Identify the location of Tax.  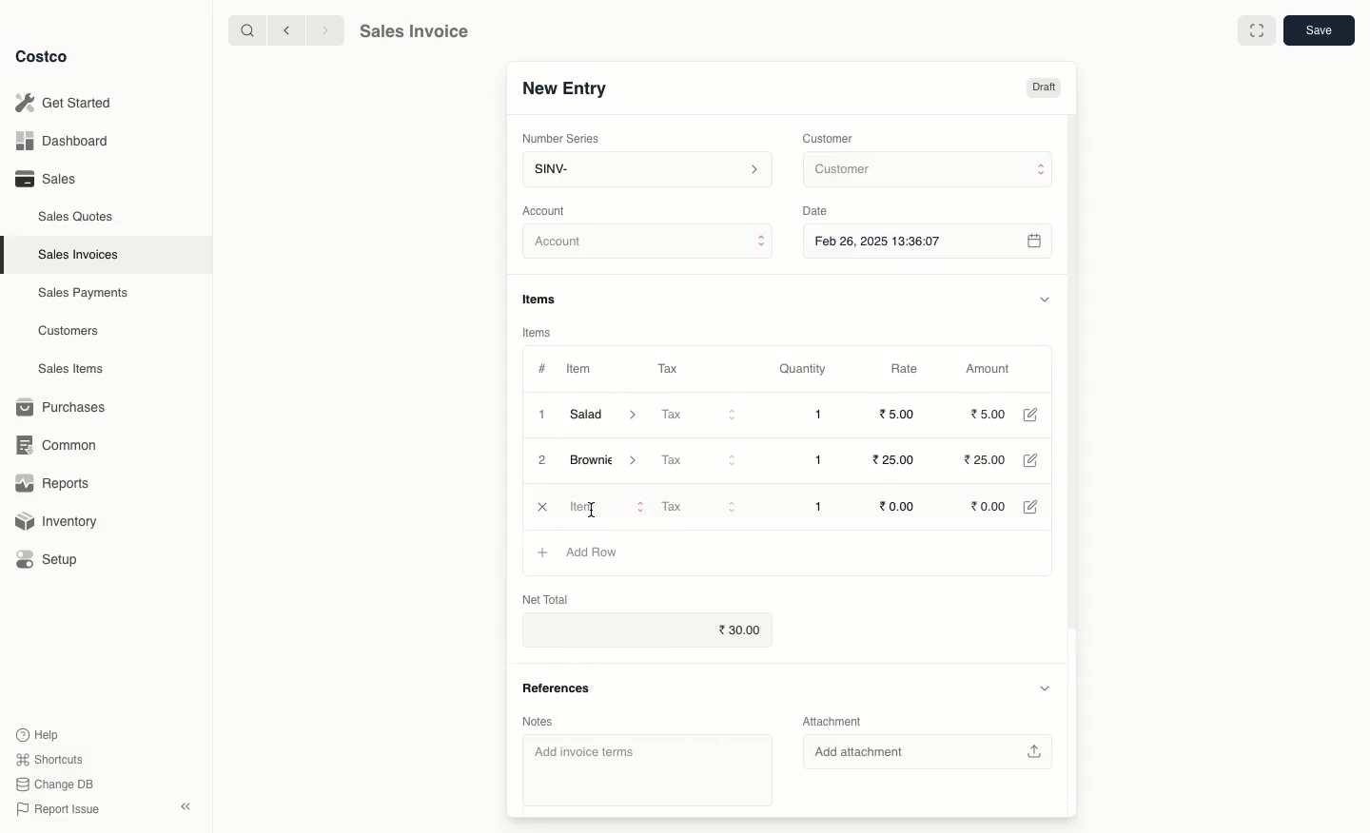
(698, 416).